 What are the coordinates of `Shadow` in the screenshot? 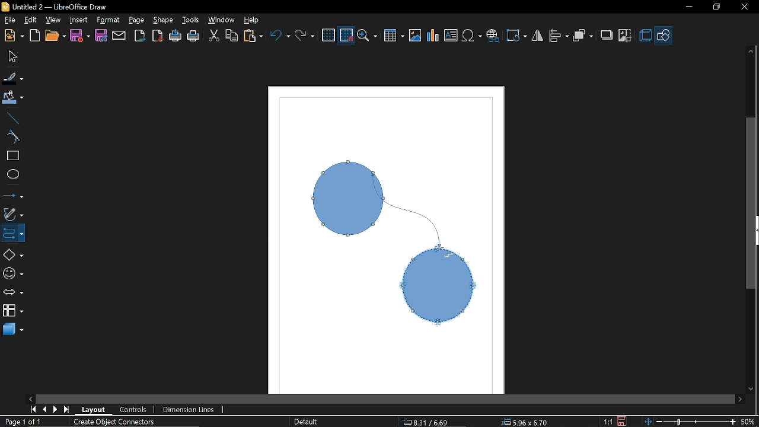 It's located at (606, 36).